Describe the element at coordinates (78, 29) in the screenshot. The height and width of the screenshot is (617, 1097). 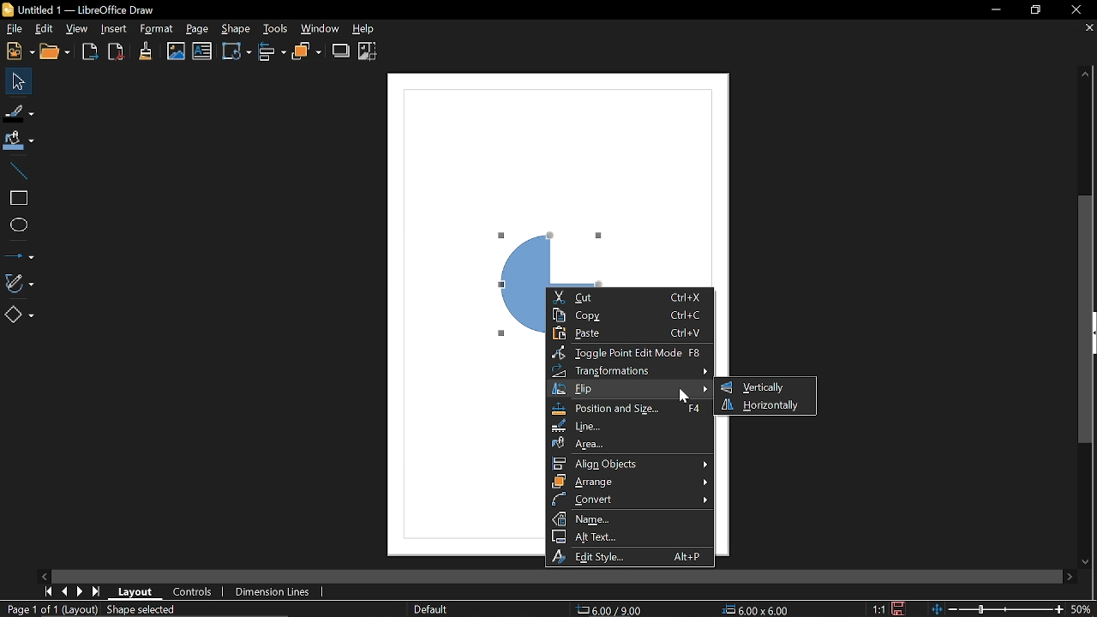
I see `View` at that location.